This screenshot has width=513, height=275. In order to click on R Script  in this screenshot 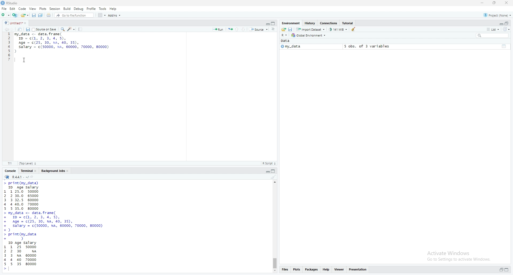, I will do `click(269, 164)`.